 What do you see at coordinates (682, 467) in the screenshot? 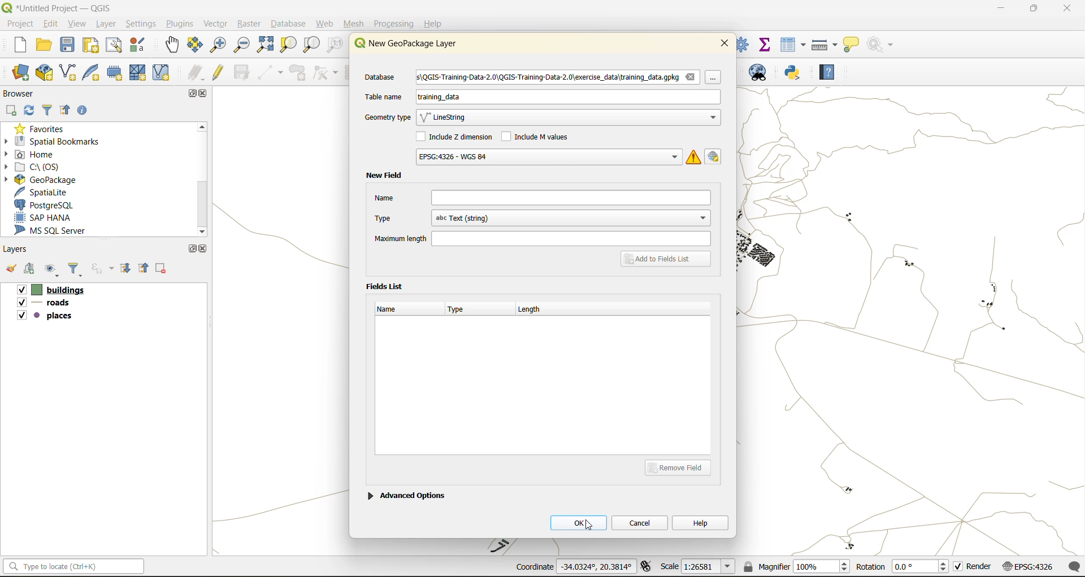
I see `remove field` at bounding box center [682, 467].